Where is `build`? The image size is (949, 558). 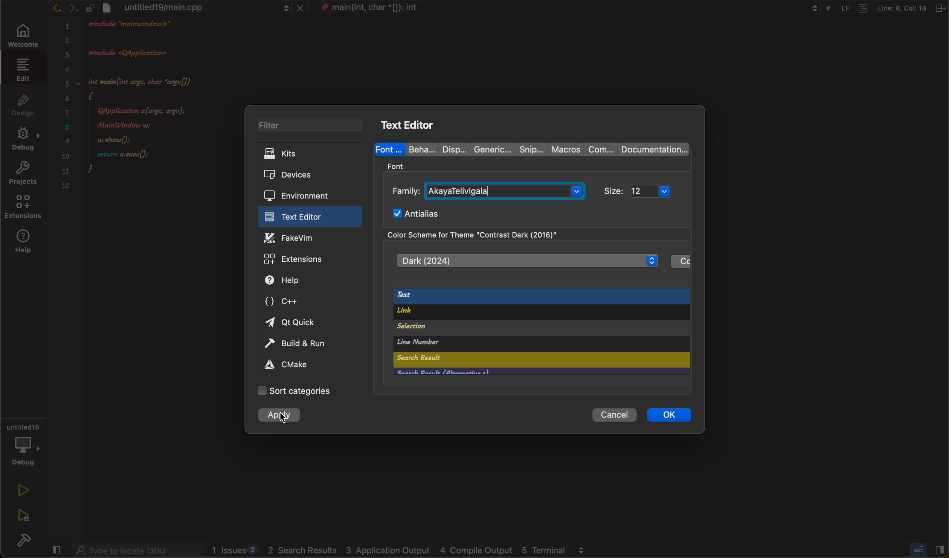
build is located at coordinates (24, 540).